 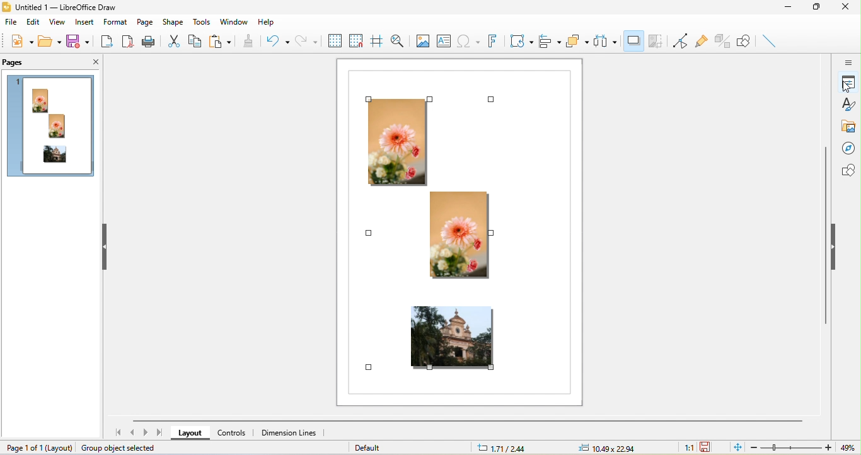 I want to click on view, so click(x=58, y=23).